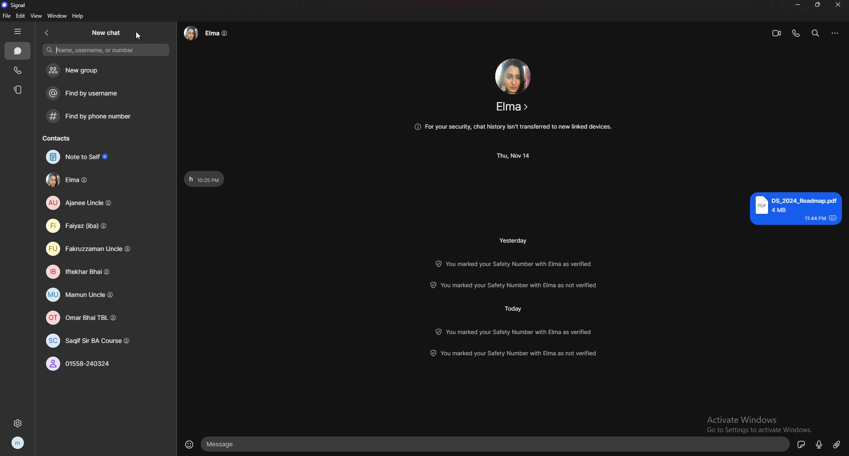  Describe the element at coordinates (839, 4) in the screenshot. I see `close` at that location.